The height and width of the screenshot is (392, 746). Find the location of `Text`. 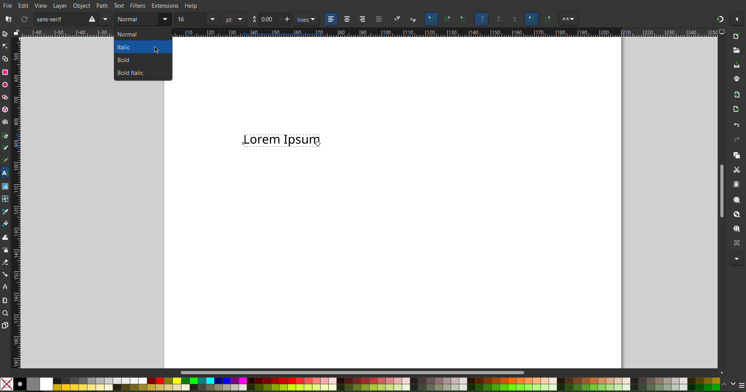

Text is located at coordinates (119, 5).